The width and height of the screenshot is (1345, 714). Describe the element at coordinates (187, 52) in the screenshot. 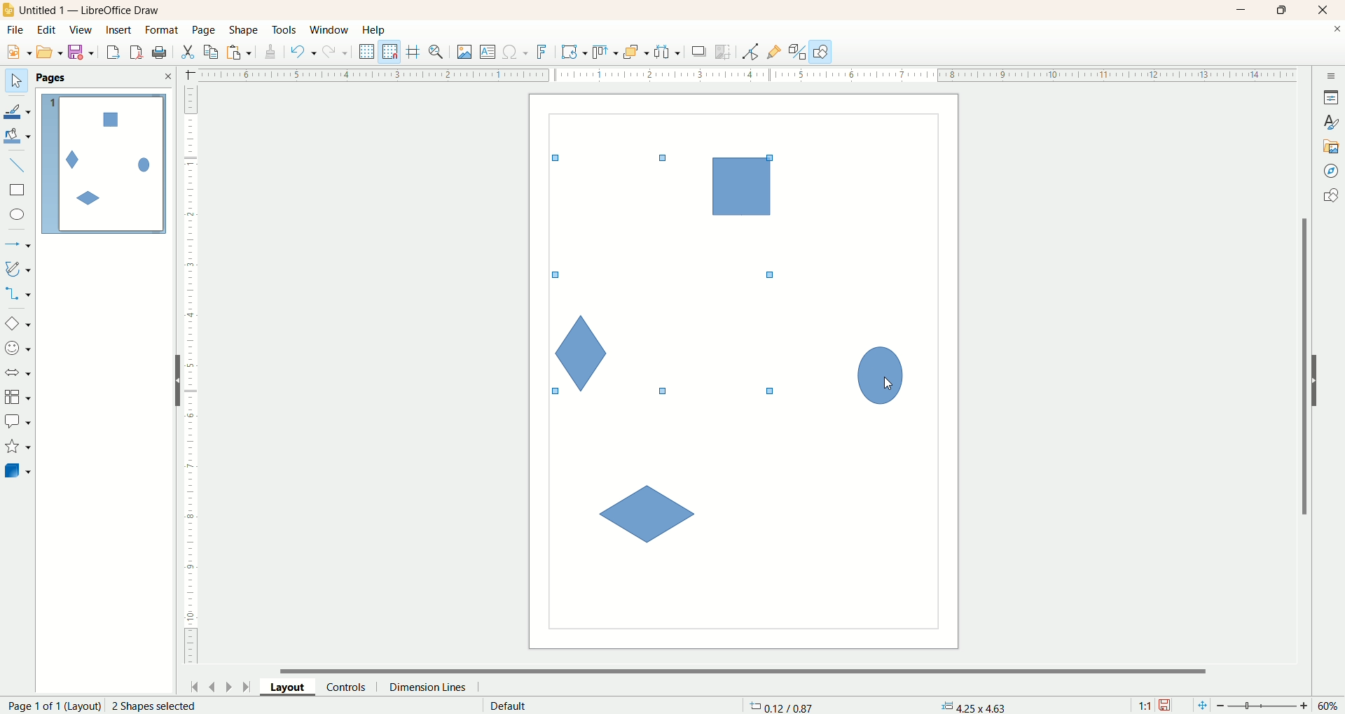

I see `cut` at that location.